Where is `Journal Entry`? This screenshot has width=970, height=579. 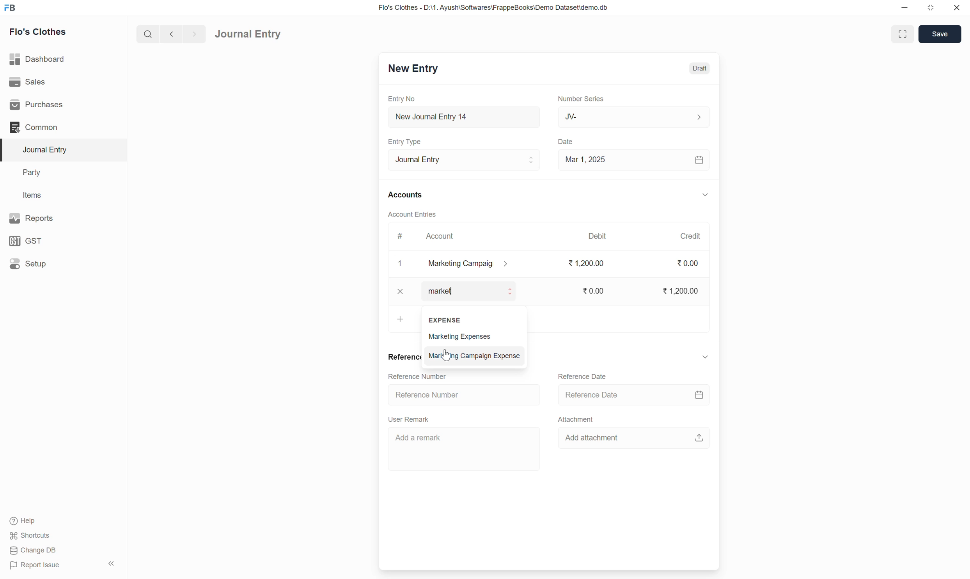 Journal Entry is located at coordinates (48, 149).